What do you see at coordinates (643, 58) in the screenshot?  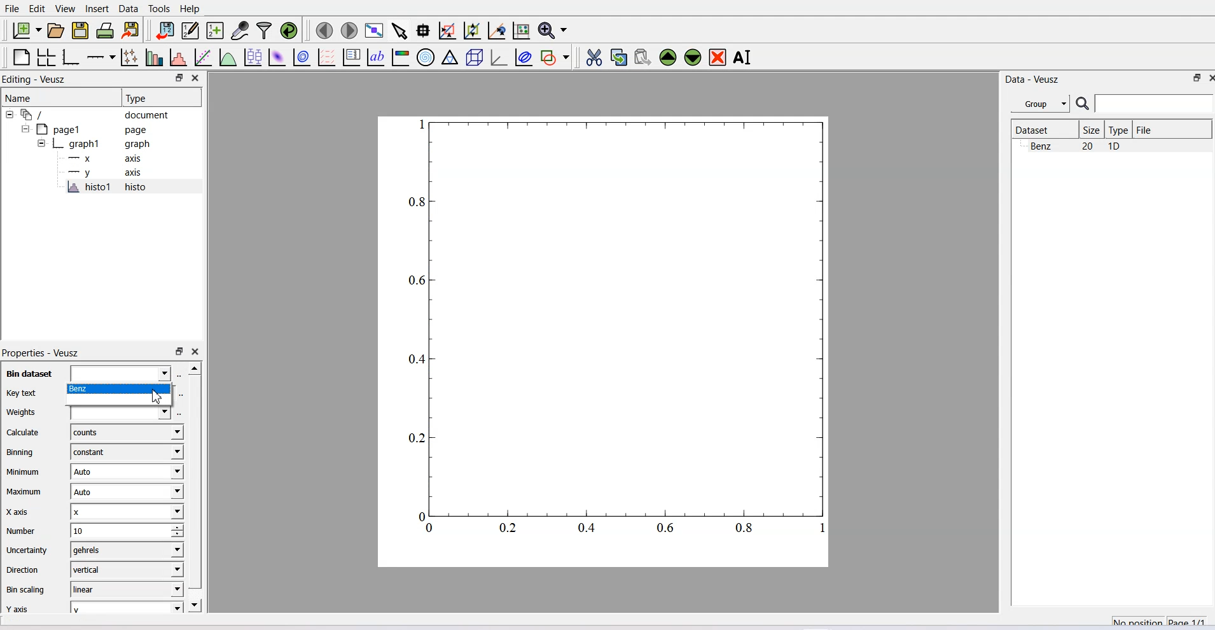 I see `Paste widget from the clipboard` at bounding box center [643, 58].